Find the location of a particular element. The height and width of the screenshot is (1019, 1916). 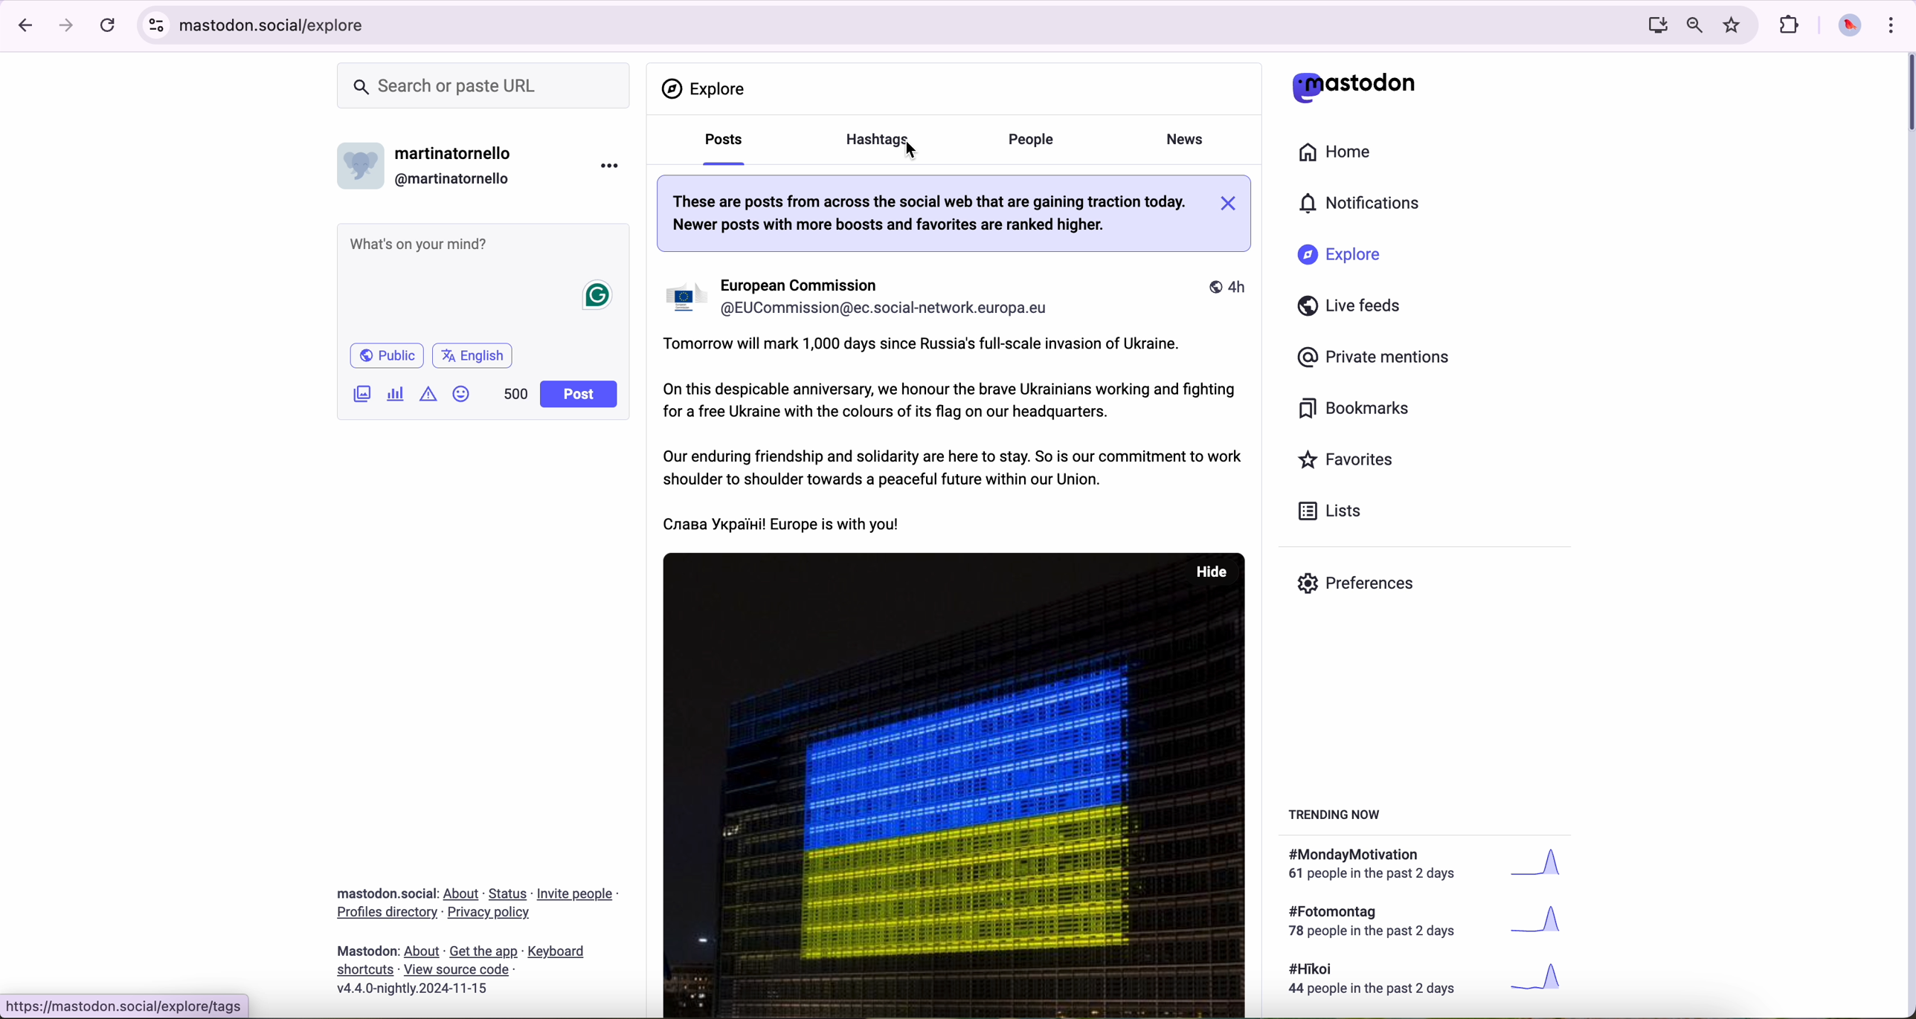

image is located at coordinates (953, 800).